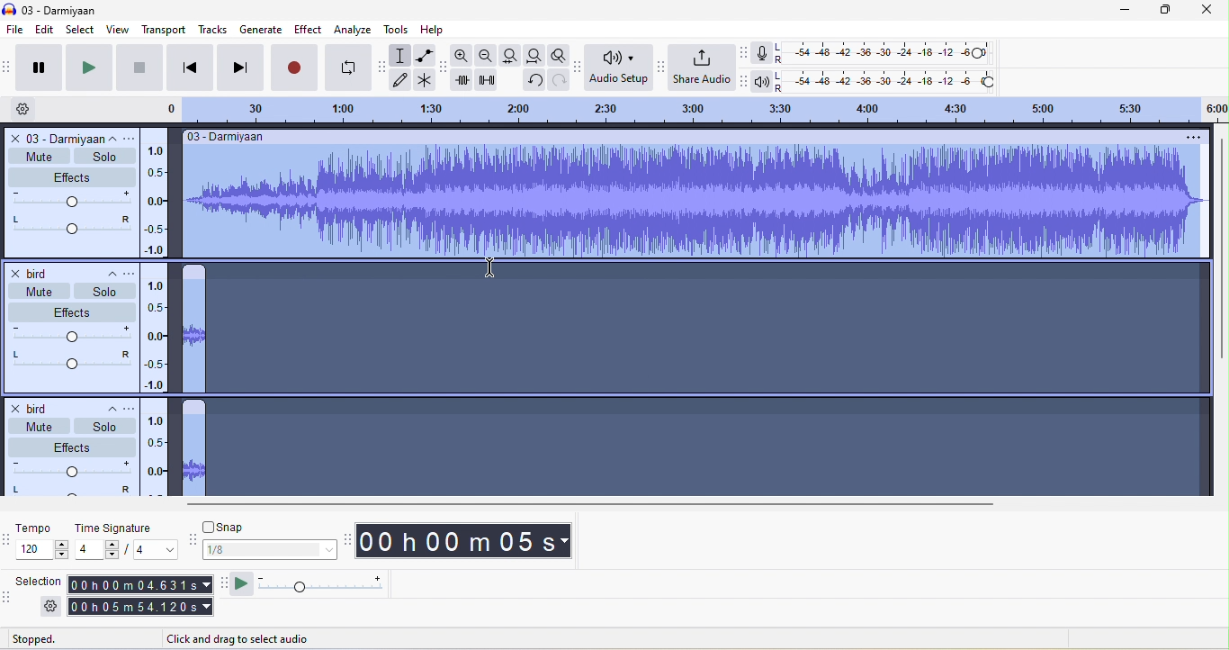 This screenshot has height=650, width=1229. Describe the element at coordinates (41, 68) in the screenshot. I see `pause` at that location.